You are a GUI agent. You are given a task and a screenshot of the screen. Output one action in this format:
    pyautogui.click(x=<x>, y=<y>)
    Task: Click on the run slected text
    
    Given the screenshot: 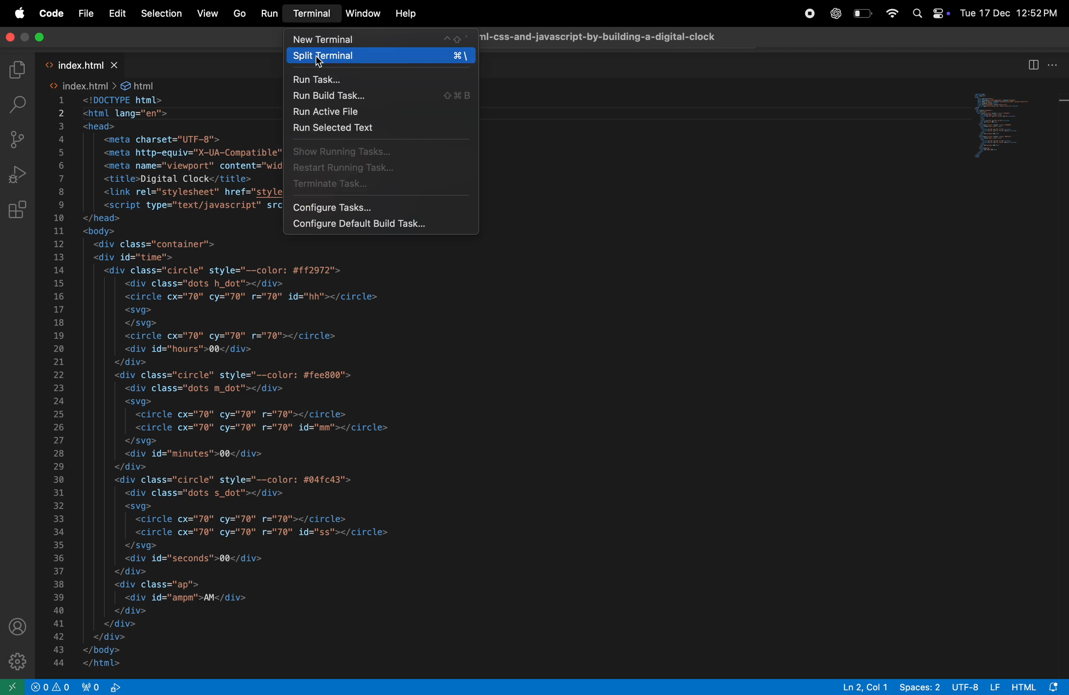 What is the action you would take?
    pyautogui.click(x=384, y=128)
    